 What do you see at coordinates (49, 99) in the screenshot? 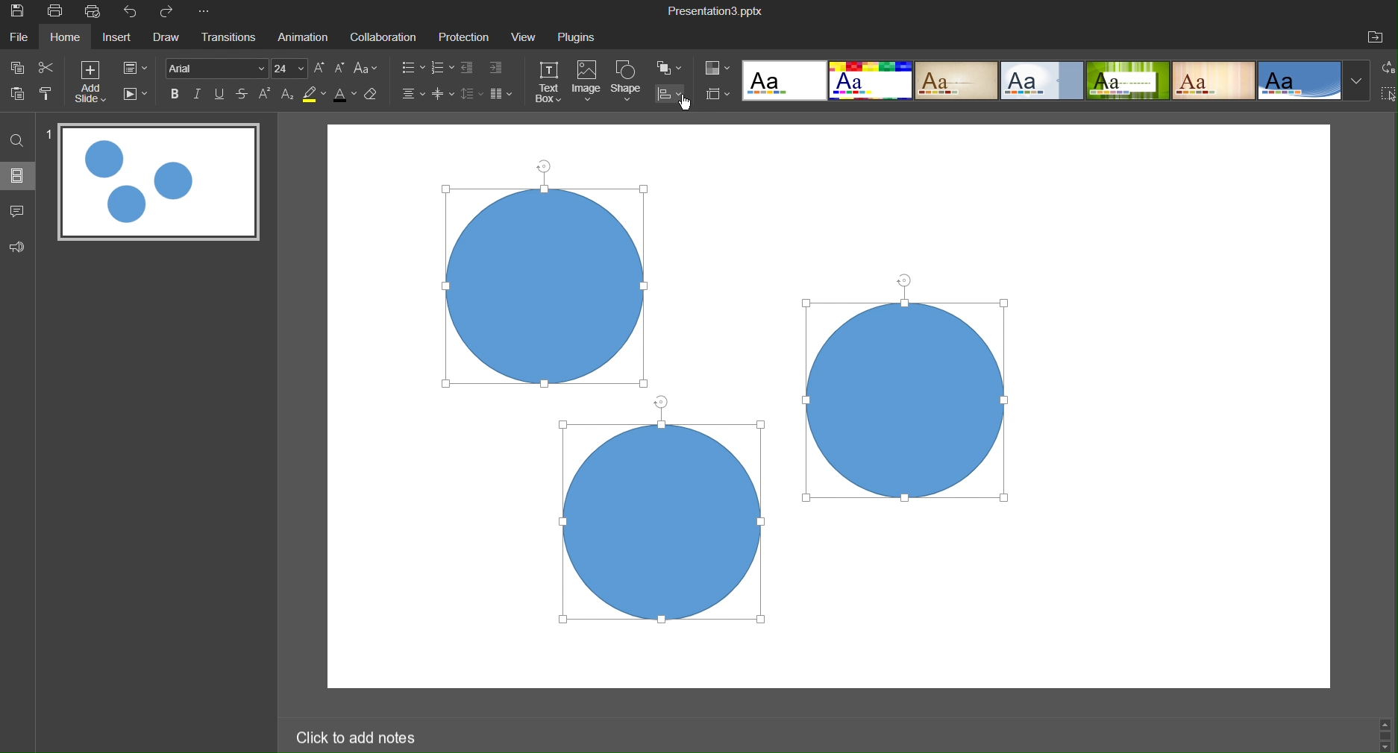
I see `Copy Style` at bounding box center [49, 99].